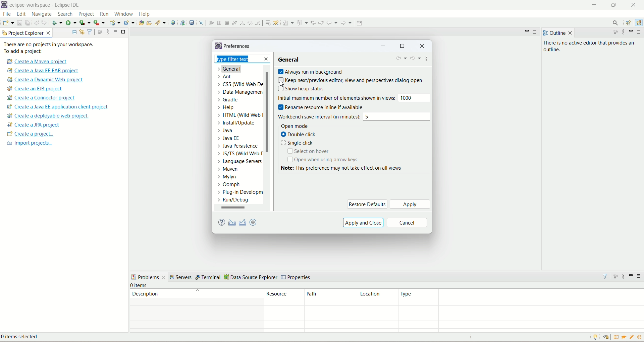 This screenshot has width=644, height=342. Describe the element at coordinates (46, 80) in the screenshot. I see `create a Dynamic web project` at that location.